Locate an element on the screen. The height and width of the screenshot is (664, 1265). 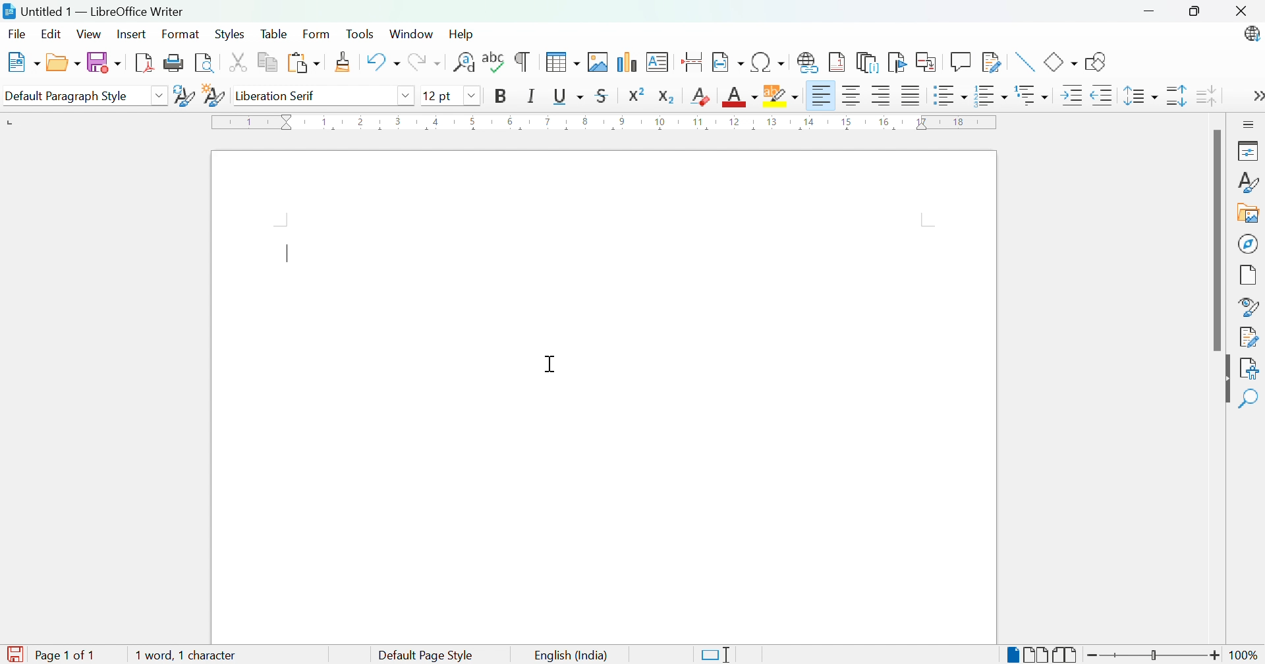
Toggle ordered list is located at coordinates (992, 96).